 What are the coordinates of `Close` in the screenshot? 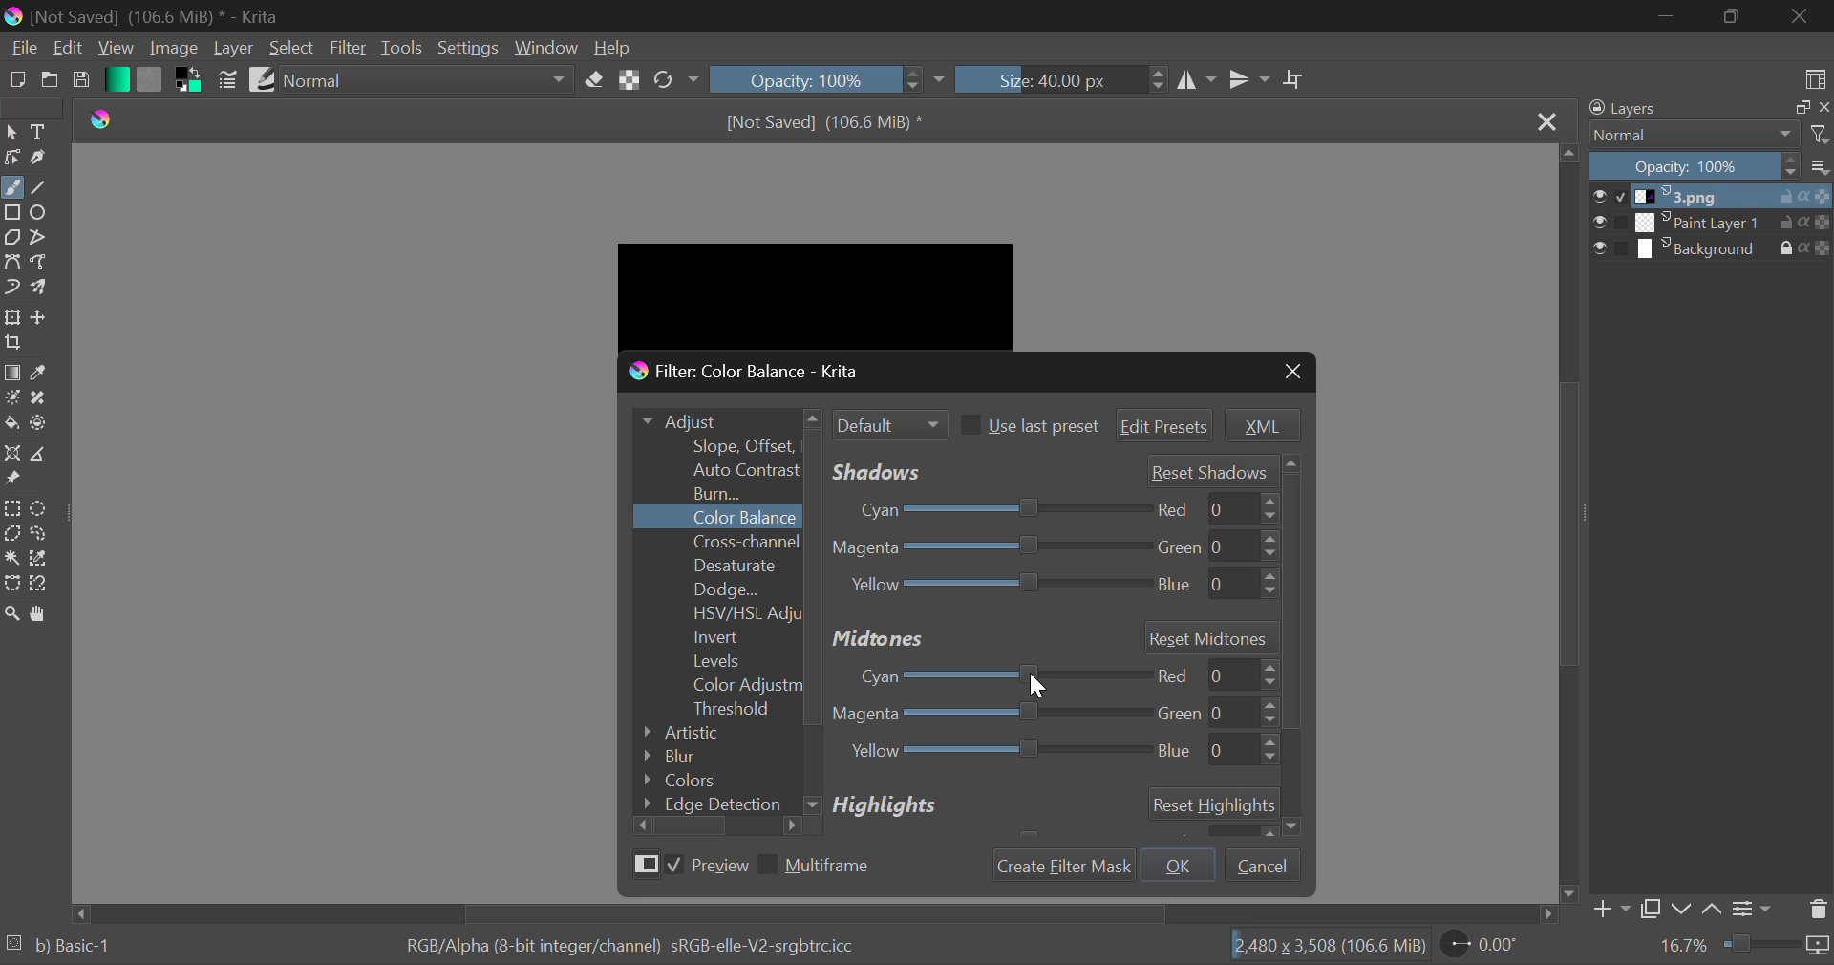 It's located at (1294, 373).